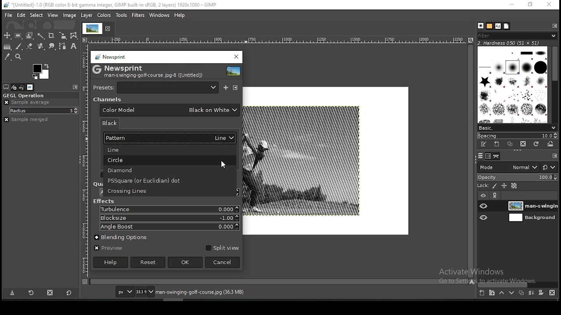 This screenshot has height=315, width=561. What do you see at coordinates (235, 87) in the screenshot?
I see `manage presets` at bounding box center [235, 87].